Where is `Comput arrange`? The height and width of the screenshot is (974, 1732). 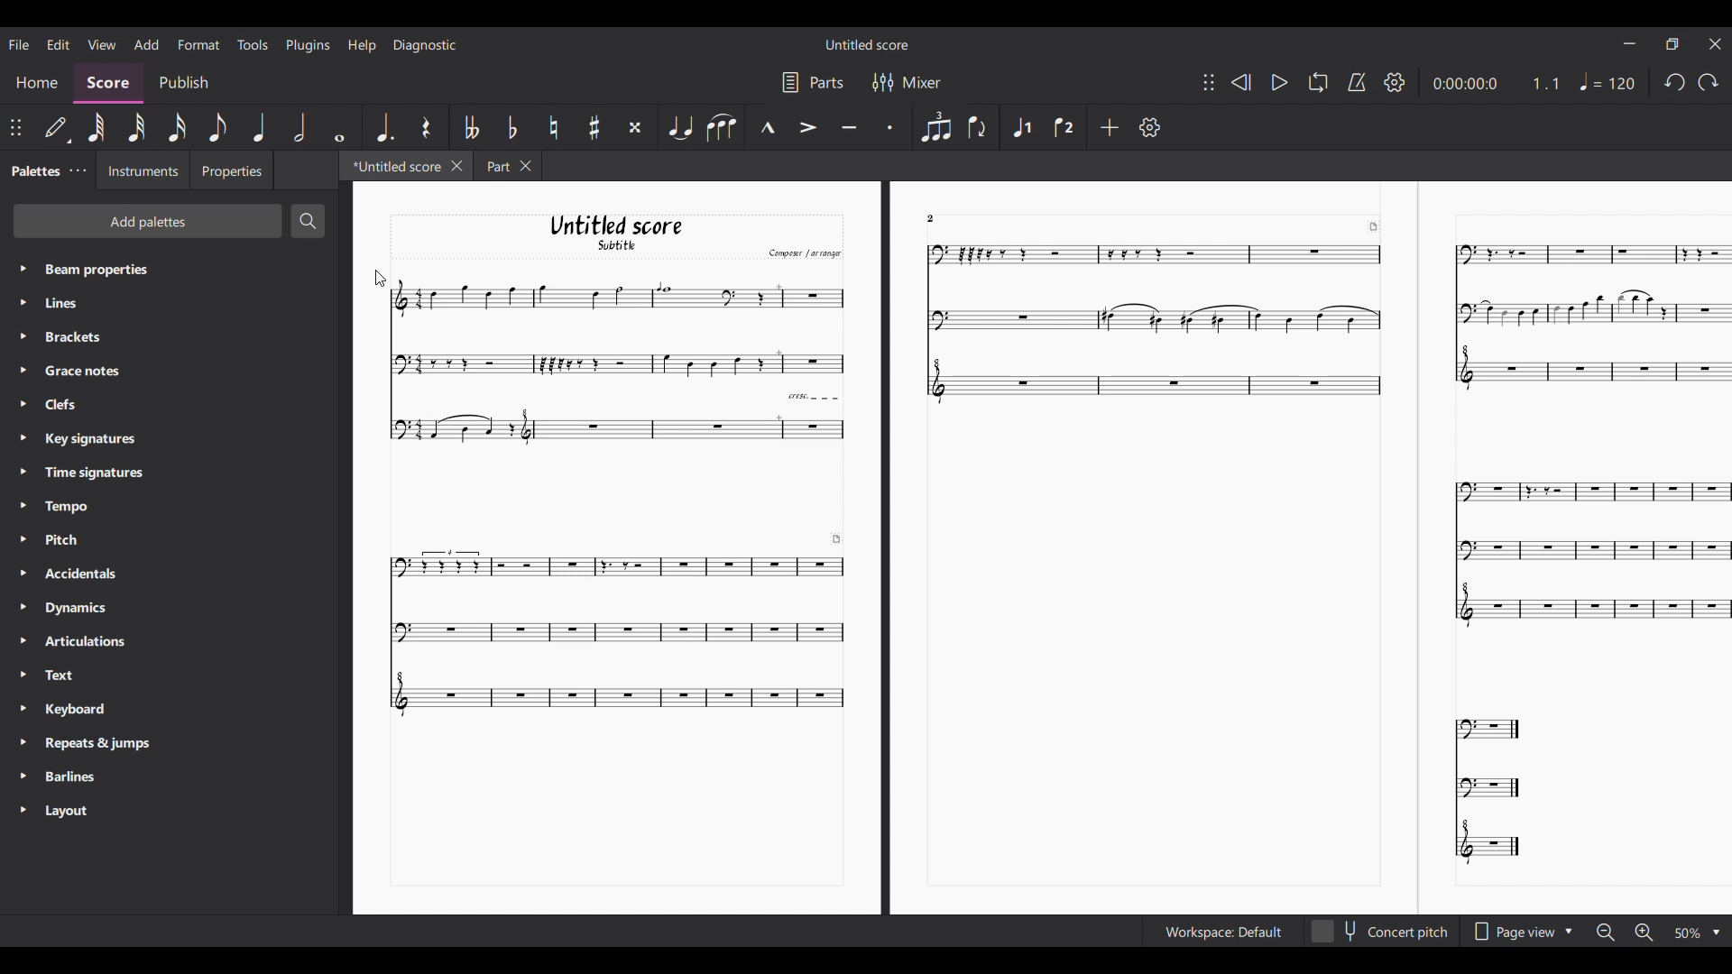 Comput arrange is located at coordinates (801, 253).